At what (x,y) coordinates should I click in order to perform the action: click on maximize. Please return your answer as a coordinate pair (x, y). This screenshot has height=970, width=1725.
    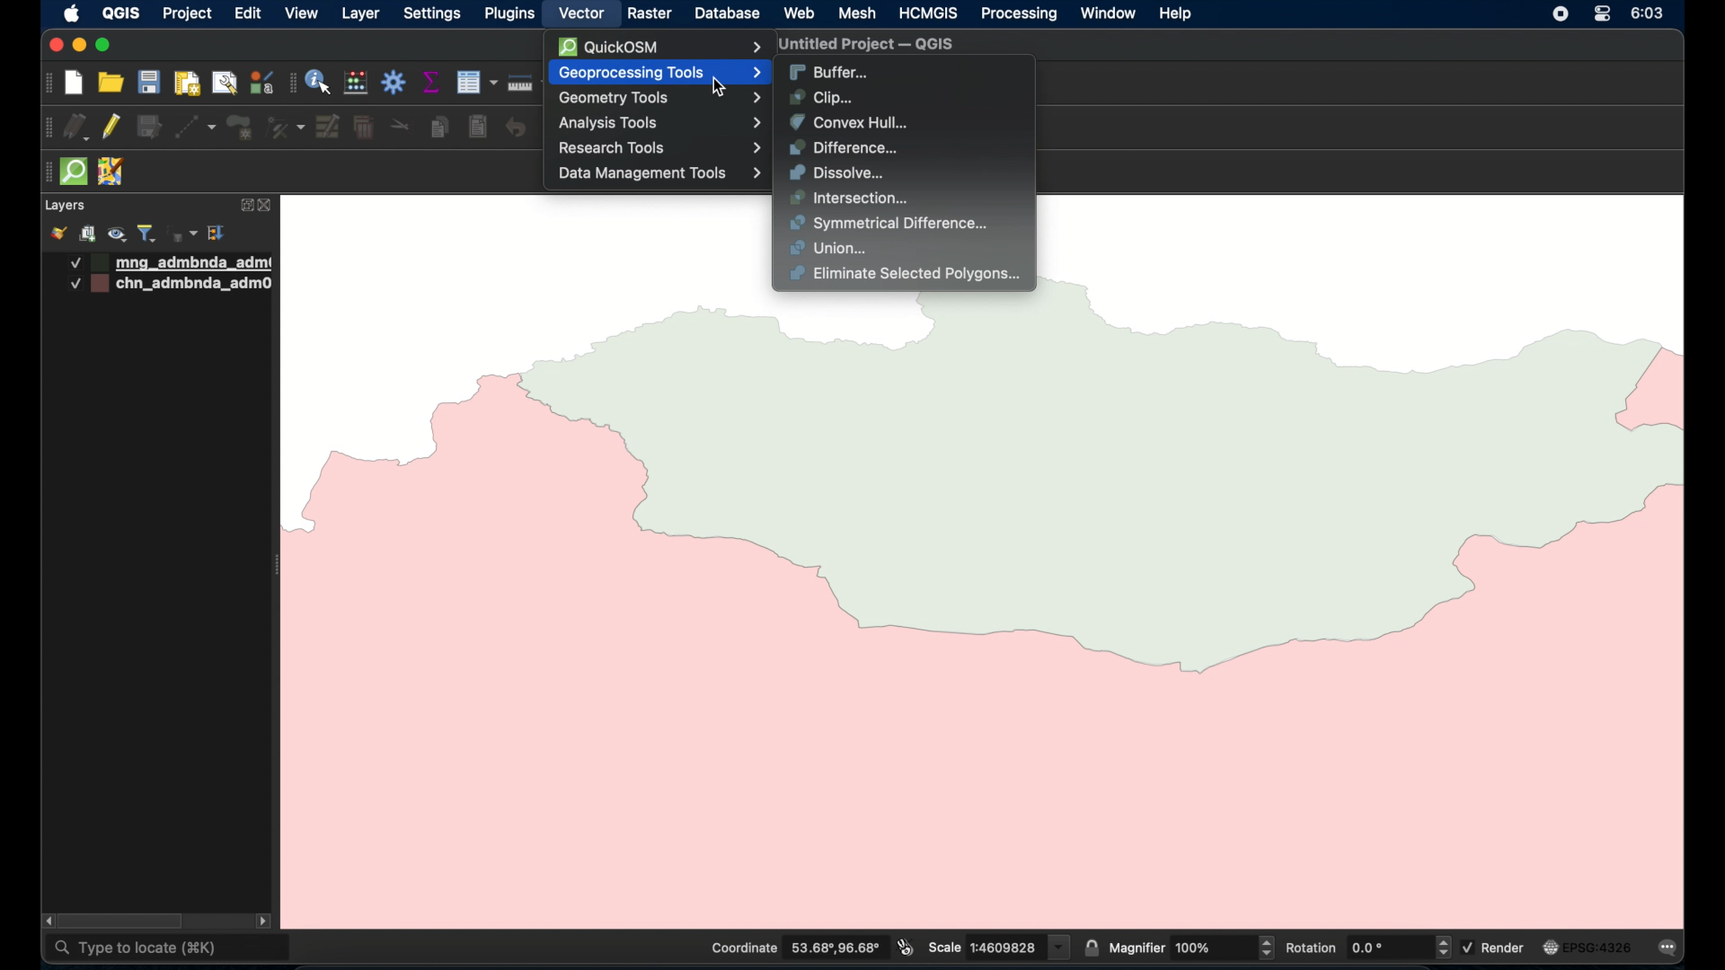
    Looking at the image, I should click on (102, 46).